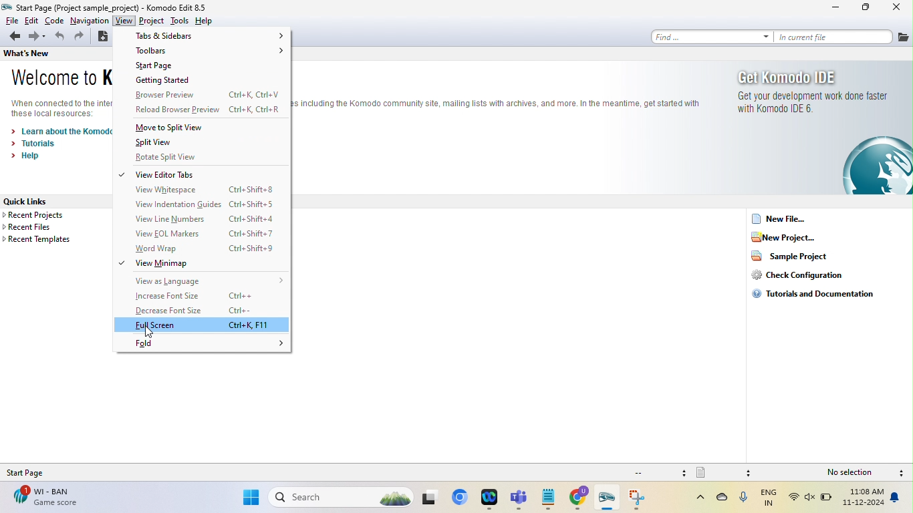  What do you see at coordinates (782, 218) in the screenshot?
I see `new file` at bounding box center [782, 218].